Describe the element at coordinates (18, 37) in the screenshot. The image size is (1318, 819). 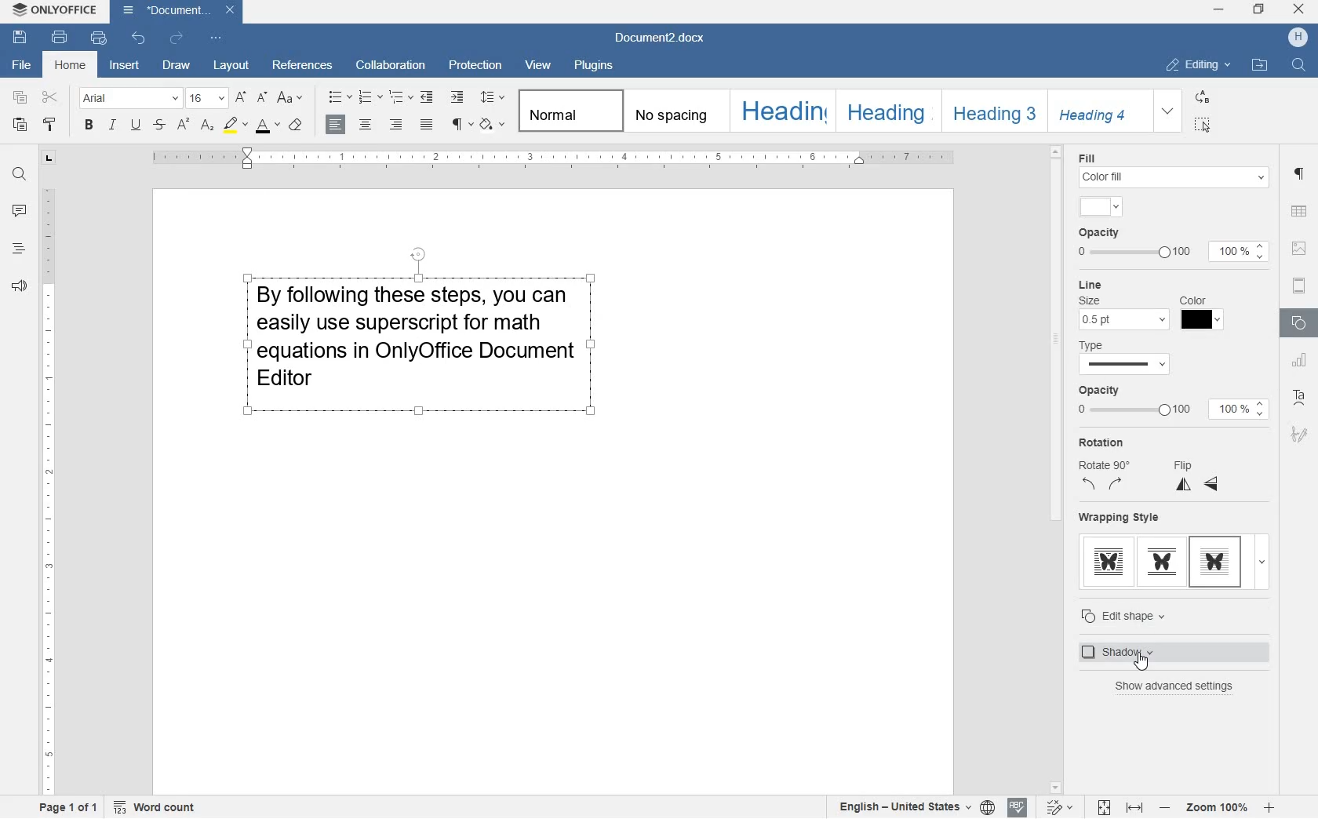
I see `save` at that location.